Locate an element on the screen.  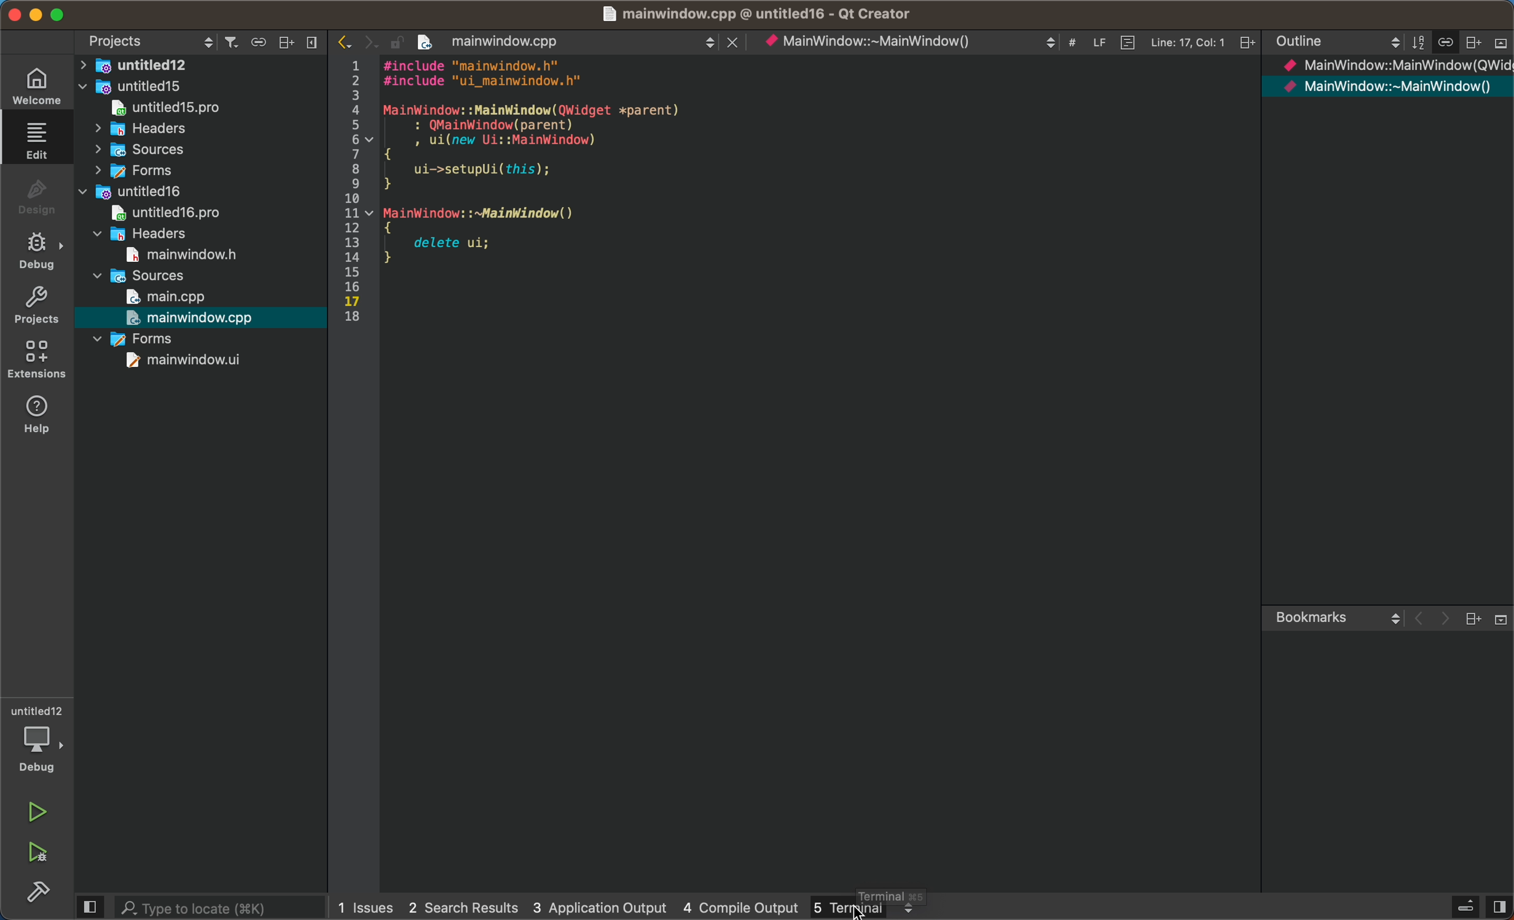
Menu is located at coordinates (1463, 906).